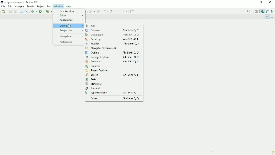  Describe the element at coordinates (252, 2) in the screenshot. I see `Minimize` at that location.